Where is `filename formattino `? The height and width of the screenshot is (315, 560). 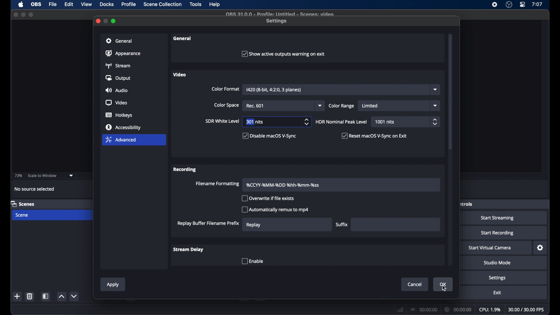 filename formattino  is located at coordinates (218, 184).